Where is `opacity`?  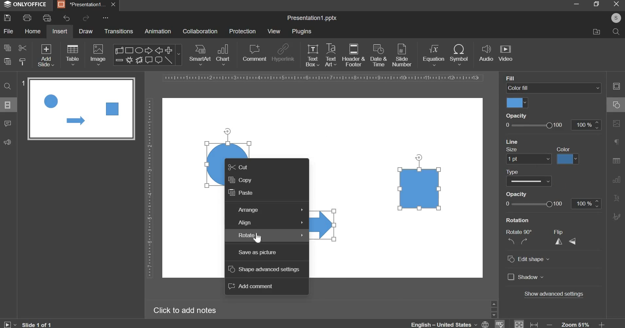
opacity is located at coordinates (552, 125).